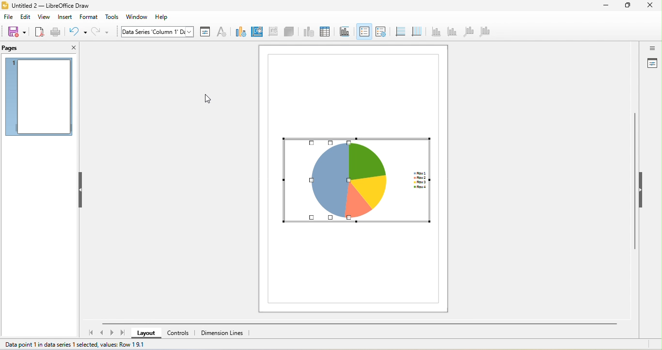 This screenshot has height=350, width=662. Describe the element at coordinates (651, 6) in the screenshot. I see `close` at that location.